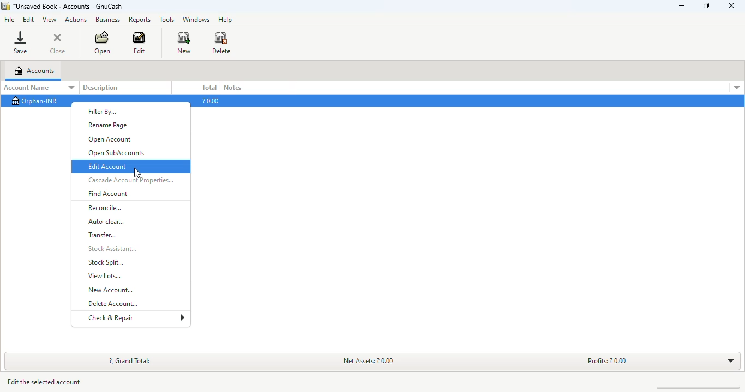 This screenshot has width=745, height=392. I want to click on account details, so click(737, 88).